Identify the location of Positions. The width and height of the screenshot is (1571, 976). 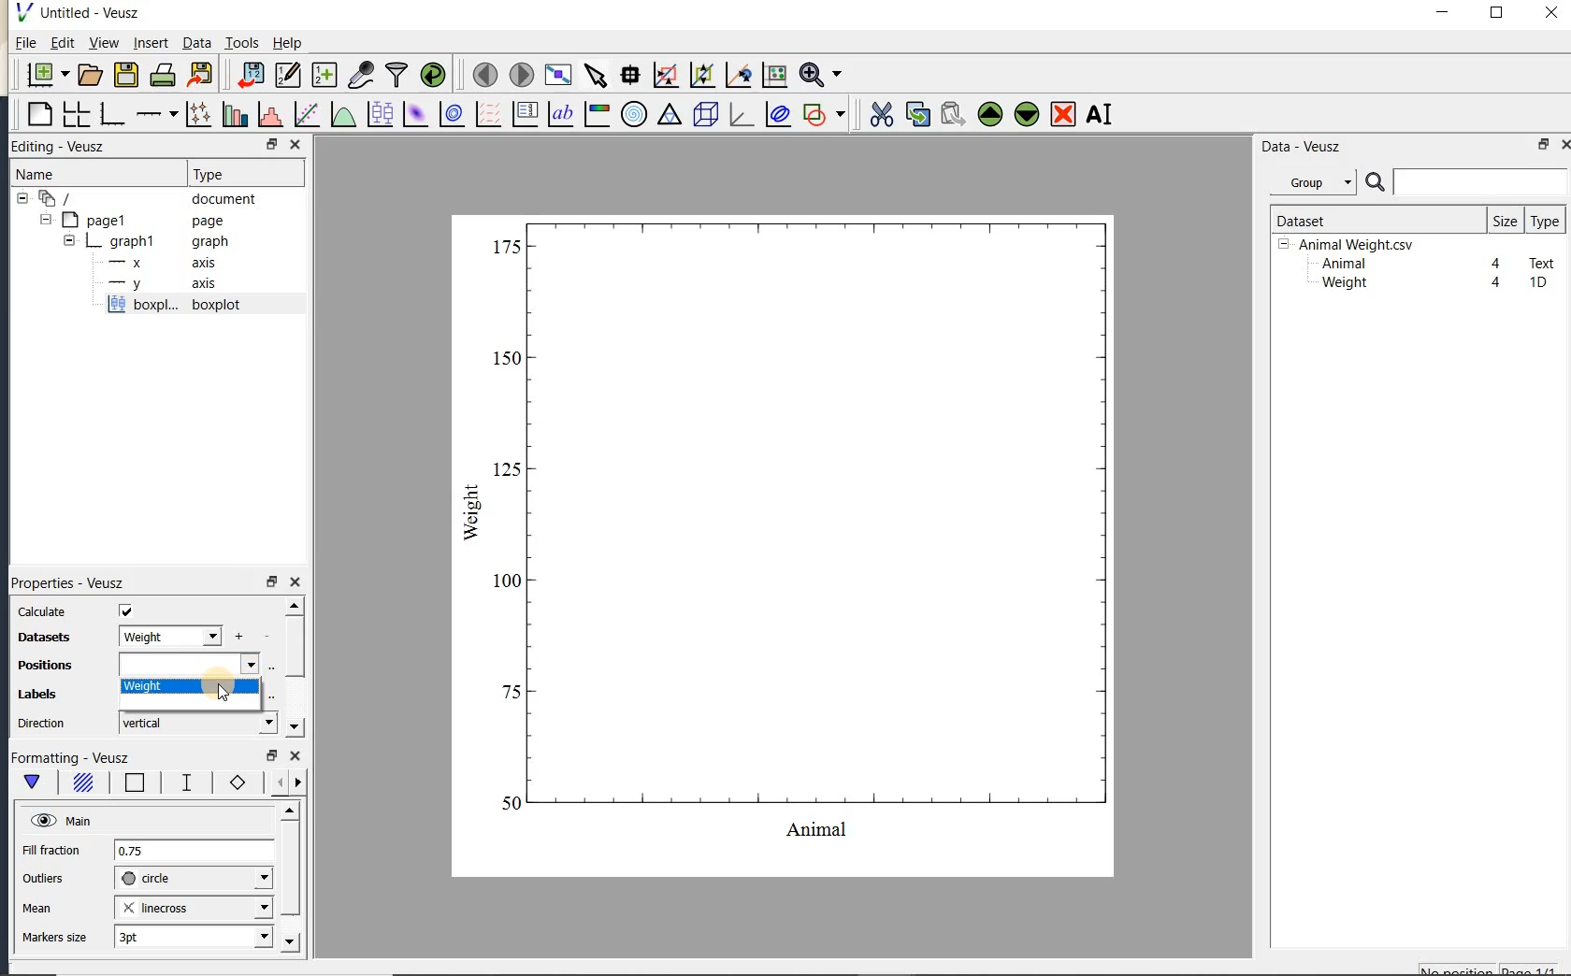
(38, 667).